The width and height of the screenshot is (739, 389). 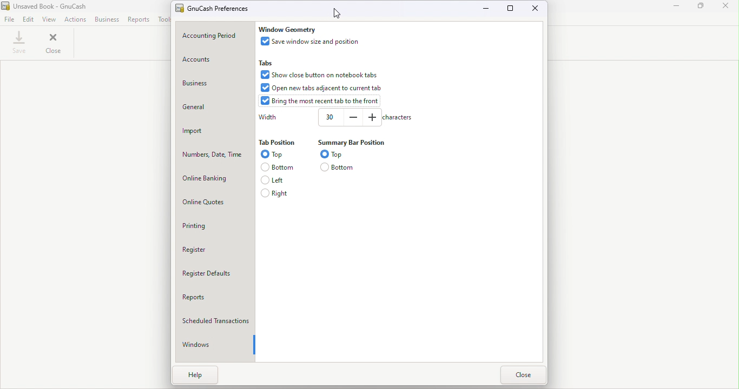 I want to click on Register, so click(x=215, y=249).